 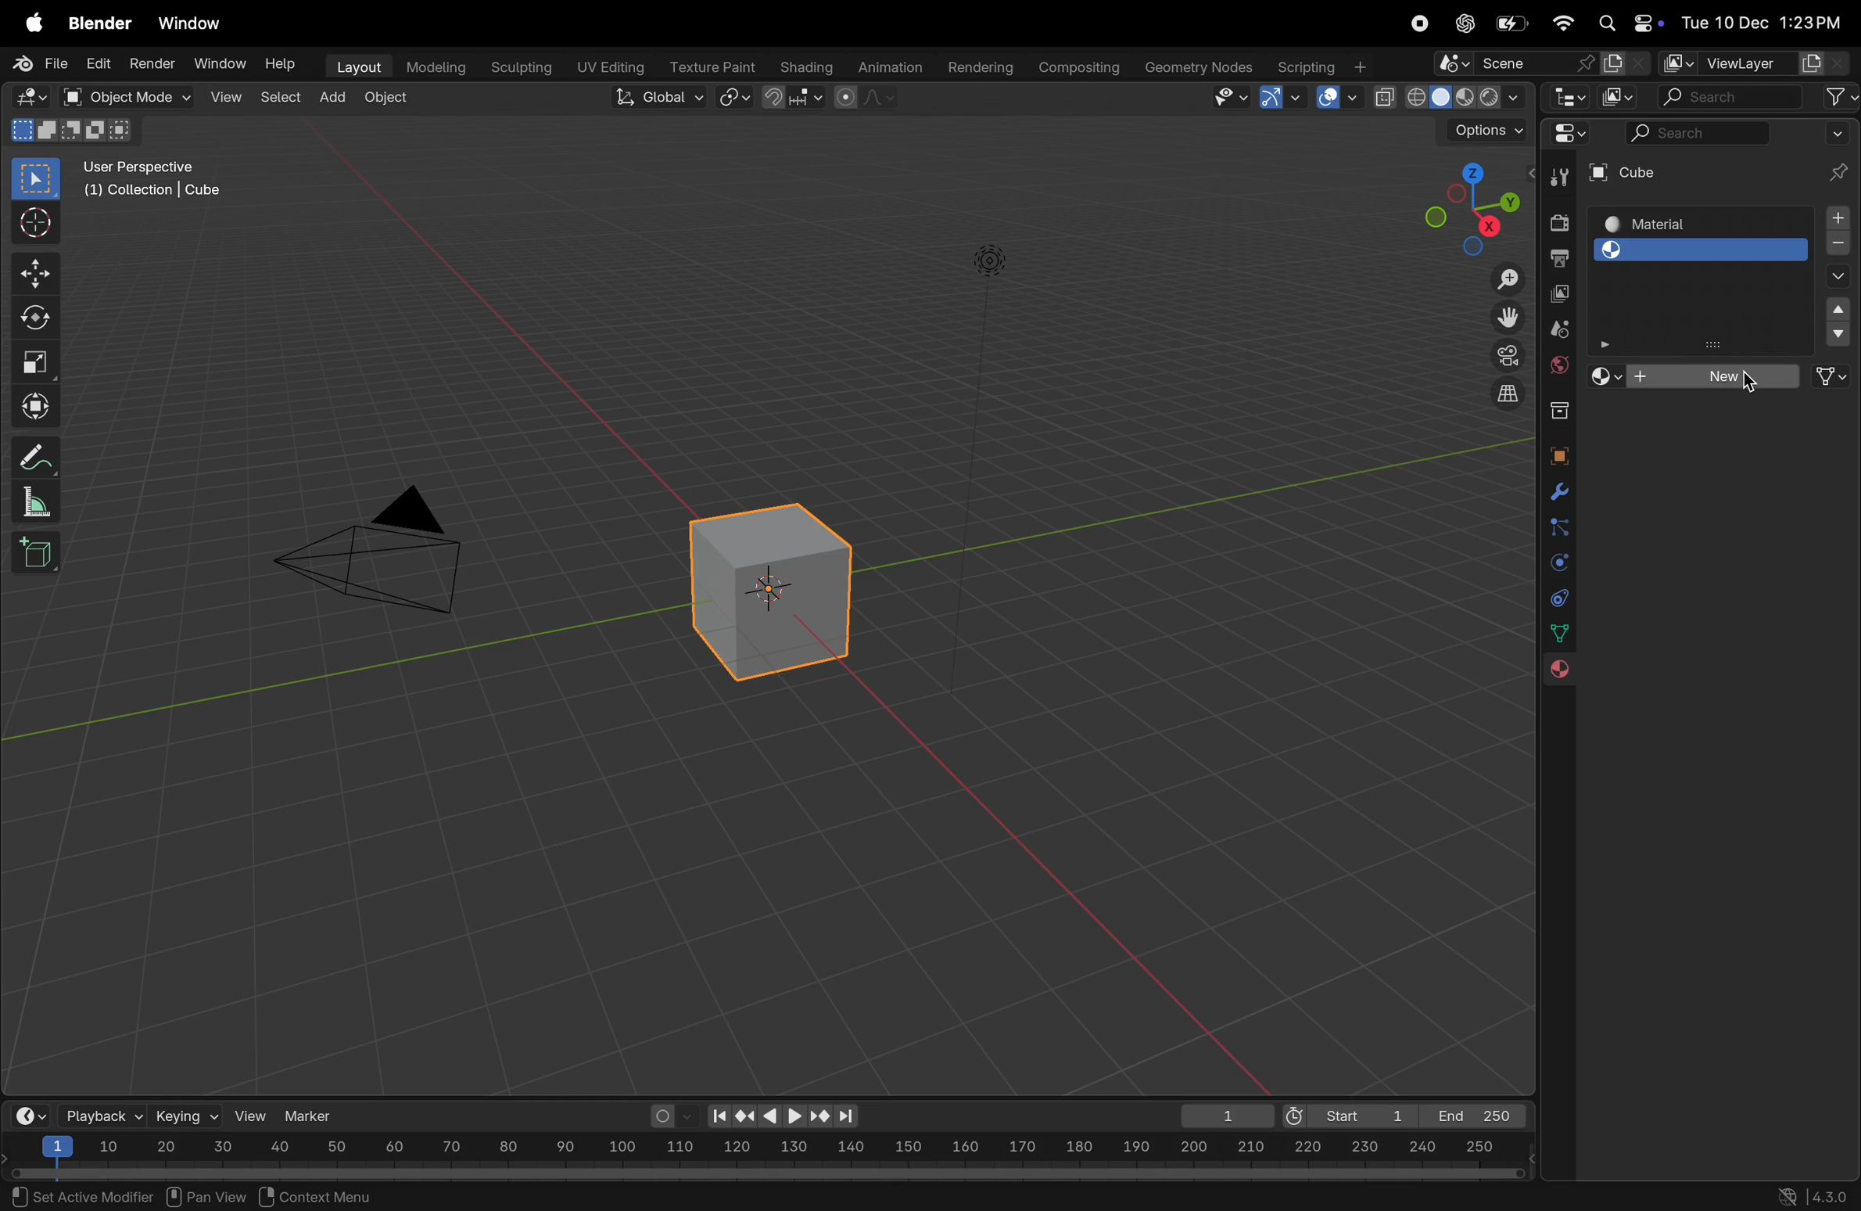 I want to click on editor type, so click(x=1576, y=138).